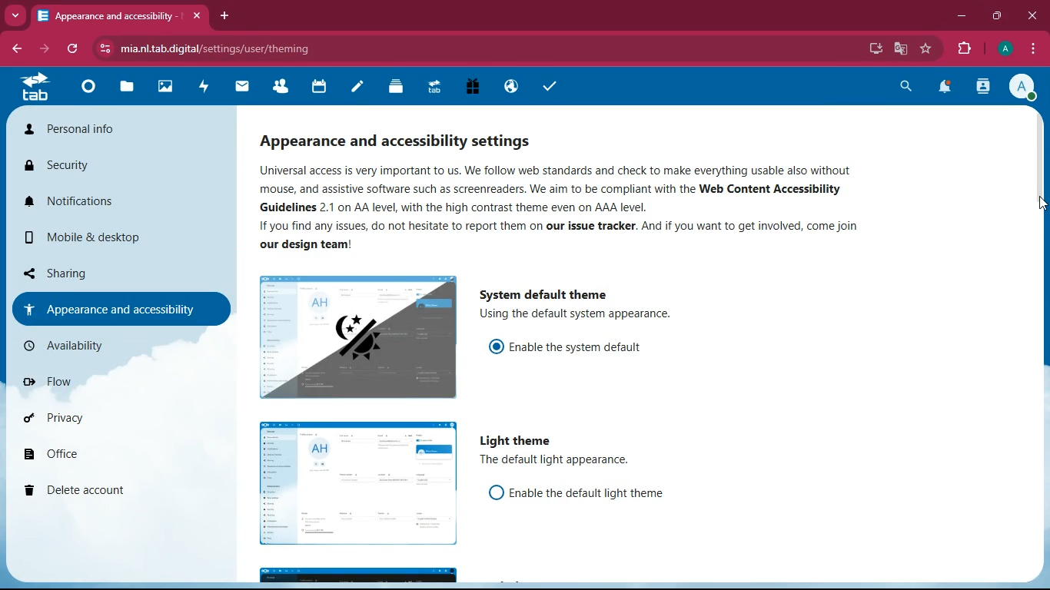  What do you see at coordinates (405, 140) in the screenshot?
I see `appearance` at bounding box center [405, 140].